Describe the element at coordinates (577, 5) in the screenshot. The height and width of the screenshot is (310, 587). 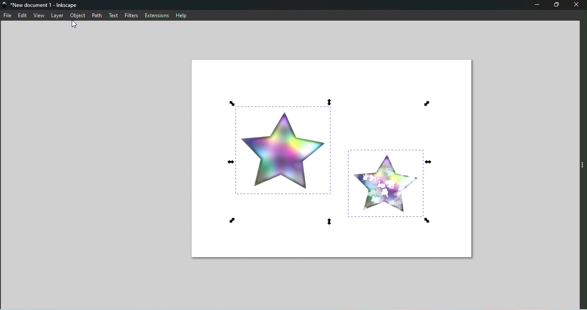
I see `Close` at that location.